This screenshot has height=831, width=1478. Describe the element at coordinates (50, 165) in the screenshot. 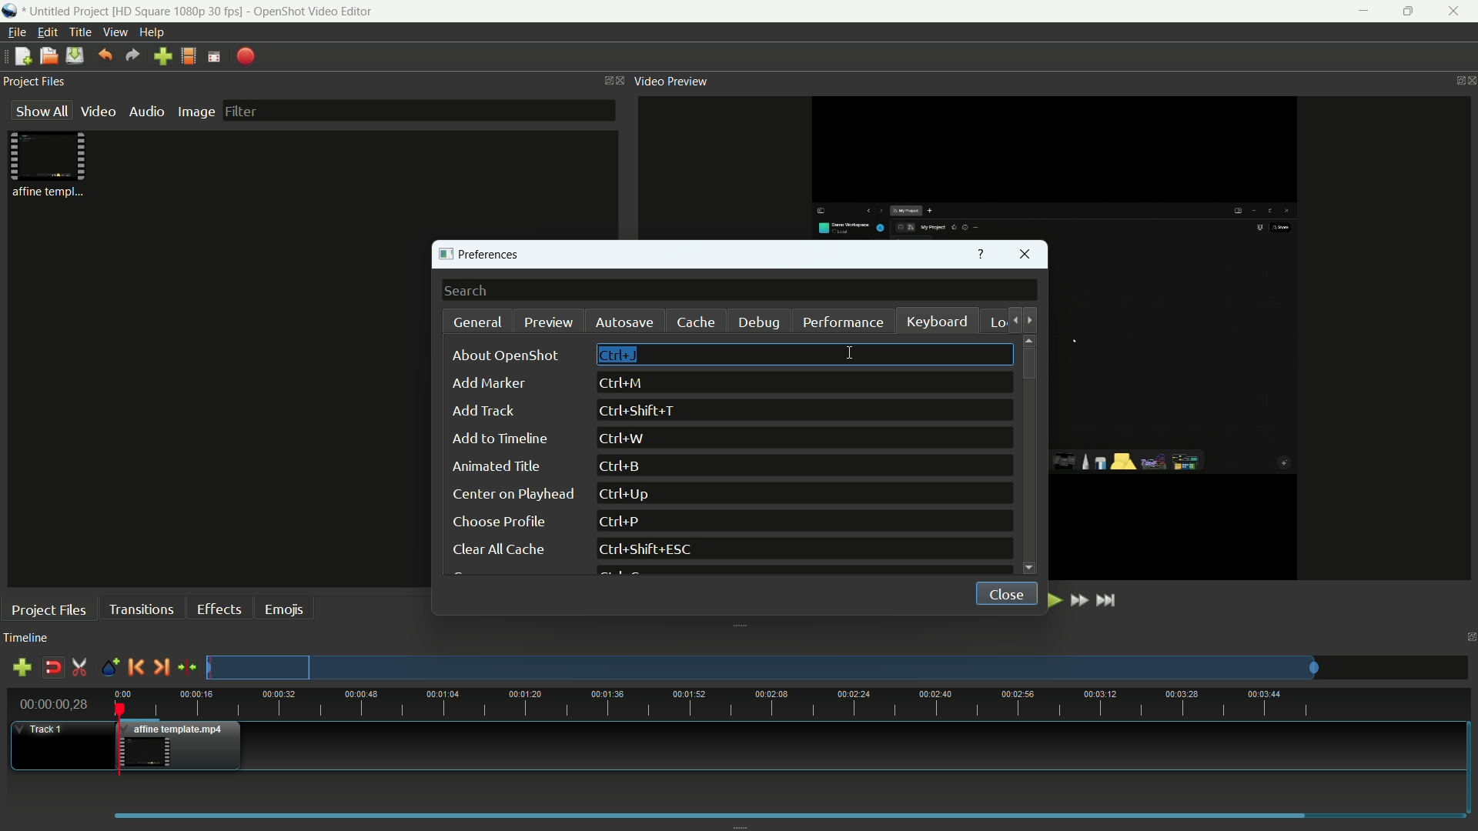

I see `project file` at that location.